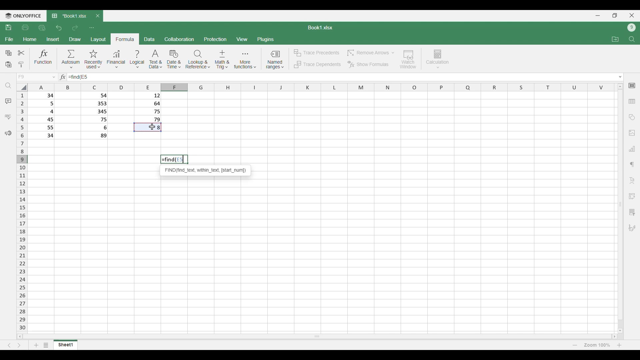 The height and width of the screenshot is (360, 640). Describe the element at coordinates (275, 60) in the screenshot. I see `Named ranges` at that location.